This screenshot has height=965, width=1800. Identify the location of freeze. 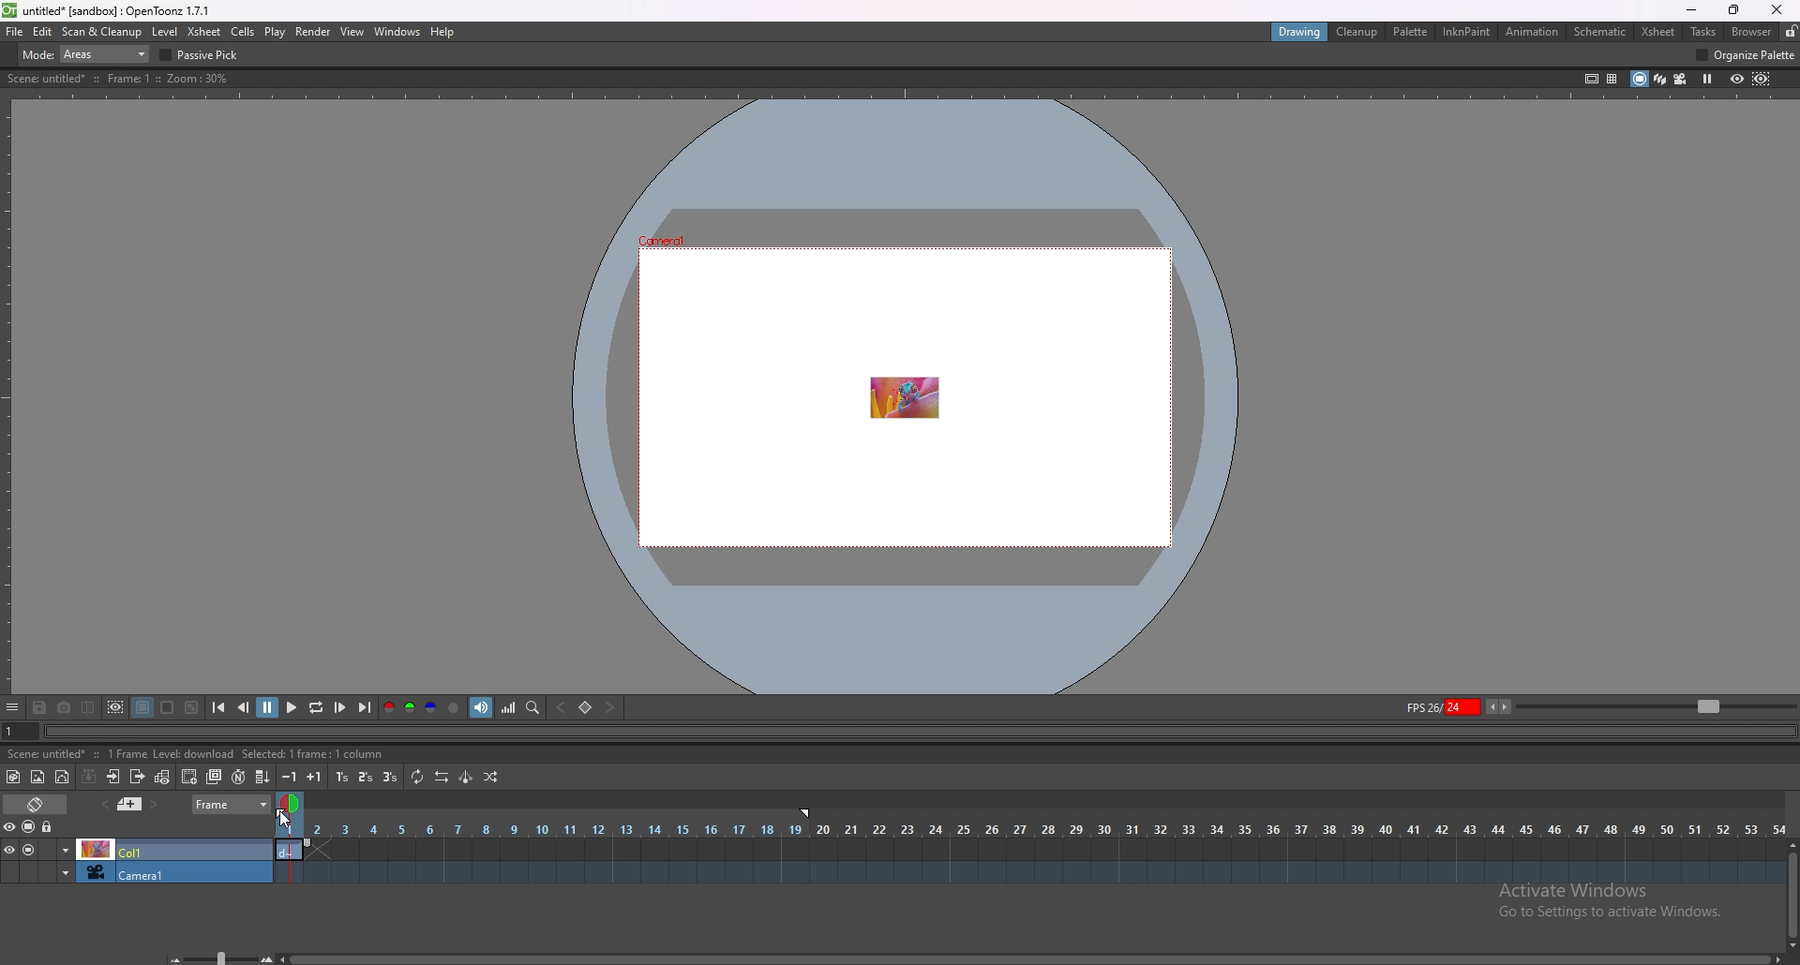
(1708, 80).